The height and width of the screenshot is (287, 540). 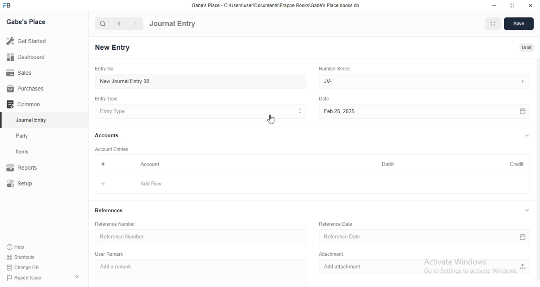 What do you see at coordinates (117, 223) in the screenshot?
I see `Reference Number` at bounding box center [117, 223].